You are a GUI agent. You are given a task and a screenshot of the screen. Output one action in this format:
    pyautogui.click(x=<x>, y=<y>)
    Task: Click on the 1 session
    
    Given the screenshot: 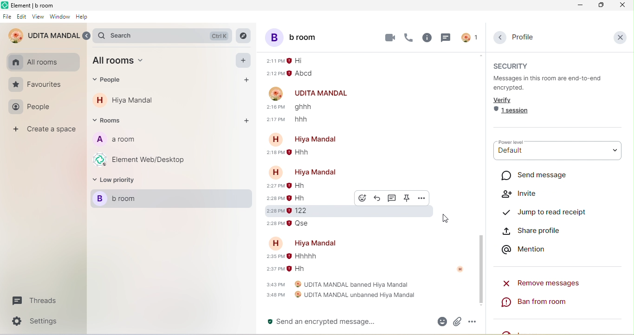 What is the action you would take?
    pyautogui.click(x=513, y=112)
    